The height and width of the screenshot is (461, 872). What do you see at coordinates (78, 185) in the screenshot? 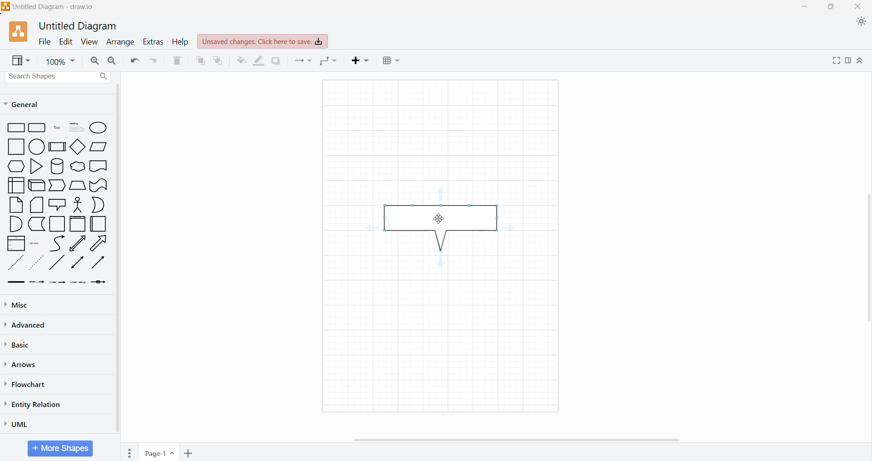
I see `manual input` at bounding box center [78, 185].